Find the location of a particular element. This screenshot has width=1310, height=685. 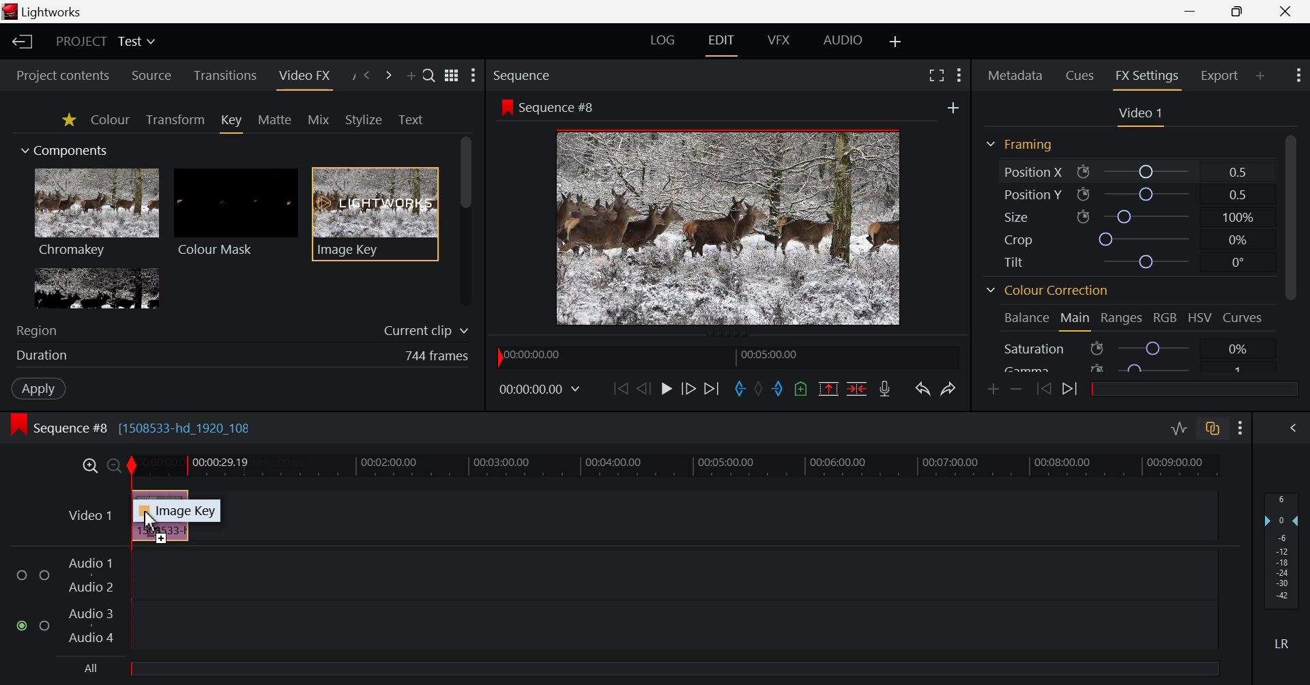

Decibel Level is located at coordinates (1283, 570).